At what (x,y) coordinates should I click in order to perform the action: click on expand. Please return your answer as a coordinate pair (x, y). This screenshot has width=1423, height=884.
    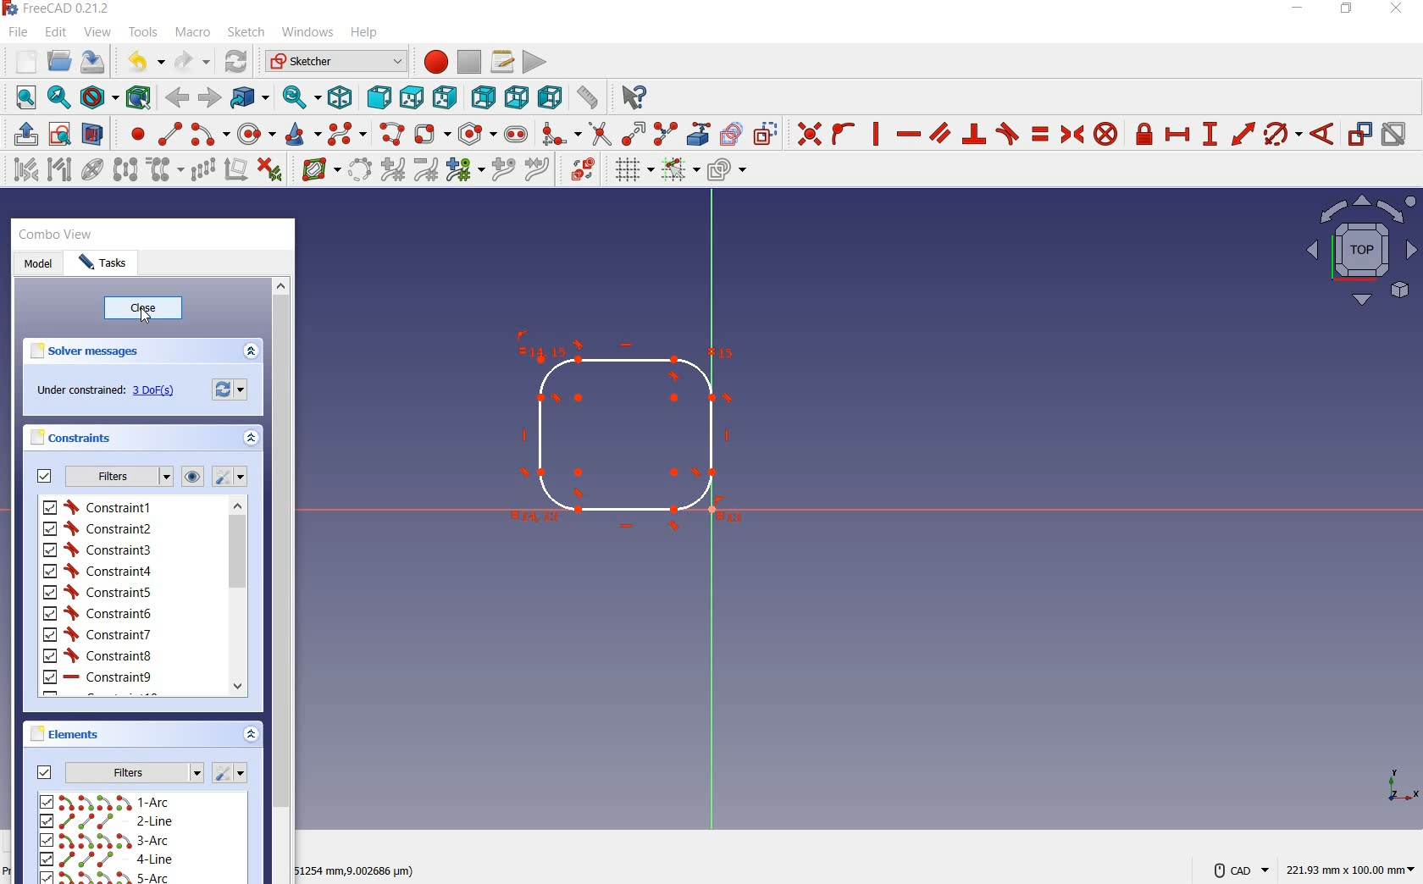
    Looking at the image, I should click on (252, 351).